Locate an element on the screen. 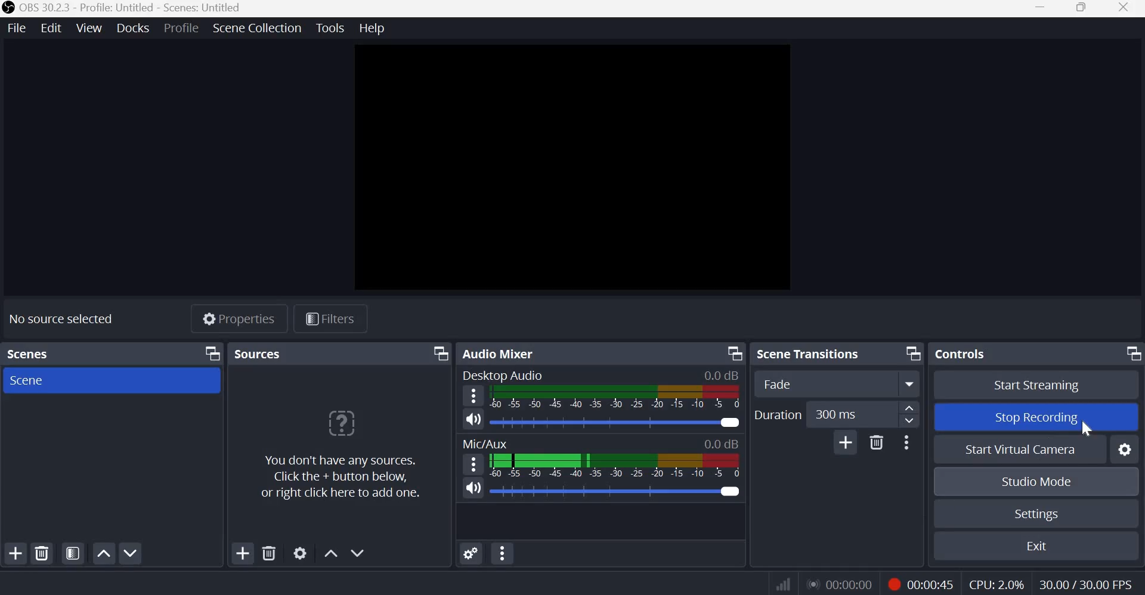 The image size is (1145, 595). Sources is located at coordinates (259, 355).